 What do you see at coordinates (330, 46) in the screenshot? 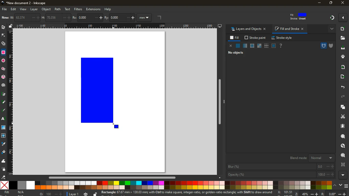
I see `shield` at bounding box center [330, 46].